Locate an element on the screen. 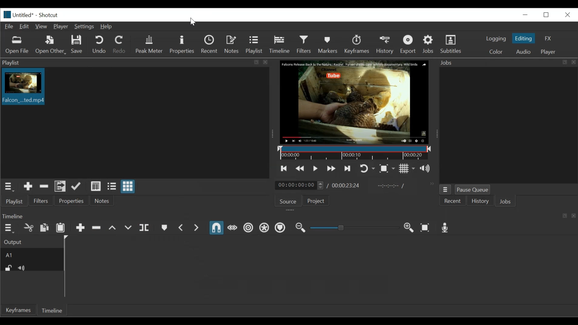 The width and height of the screenshot is (578, 325). Previous marker is located at coordinates (182, 228).